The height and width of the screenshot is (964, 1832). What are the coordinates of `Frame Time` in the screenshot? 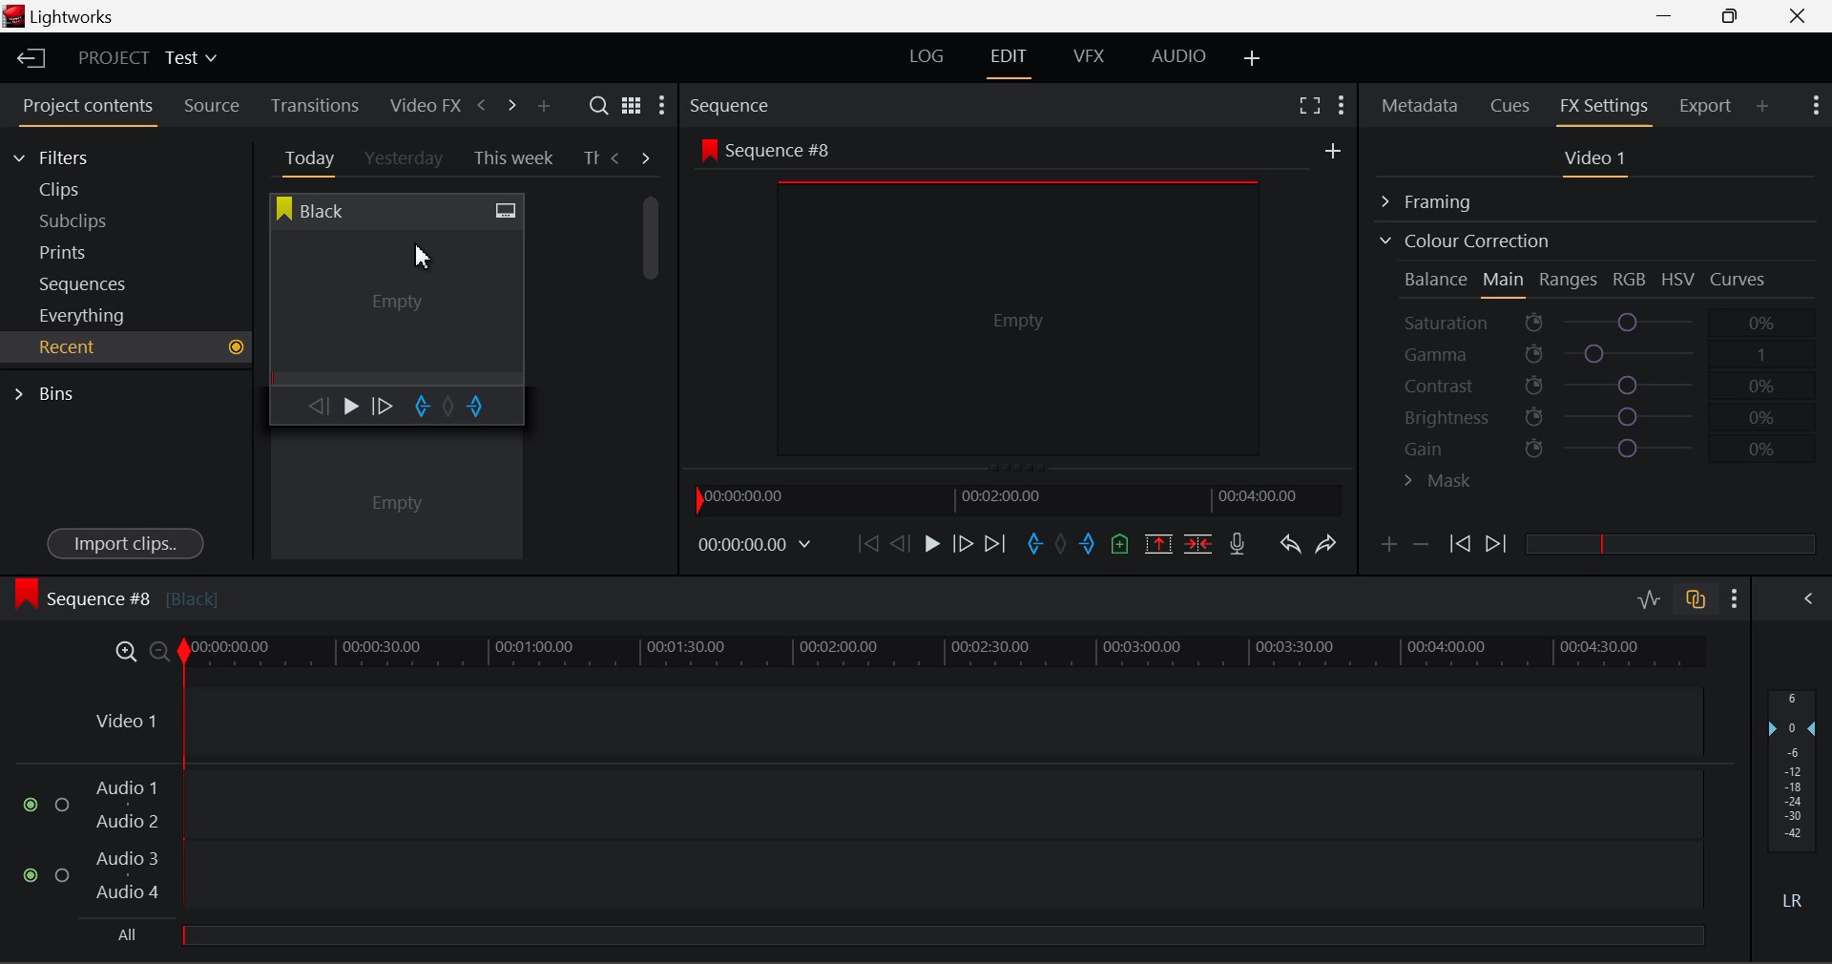 It's located at (756, 546).